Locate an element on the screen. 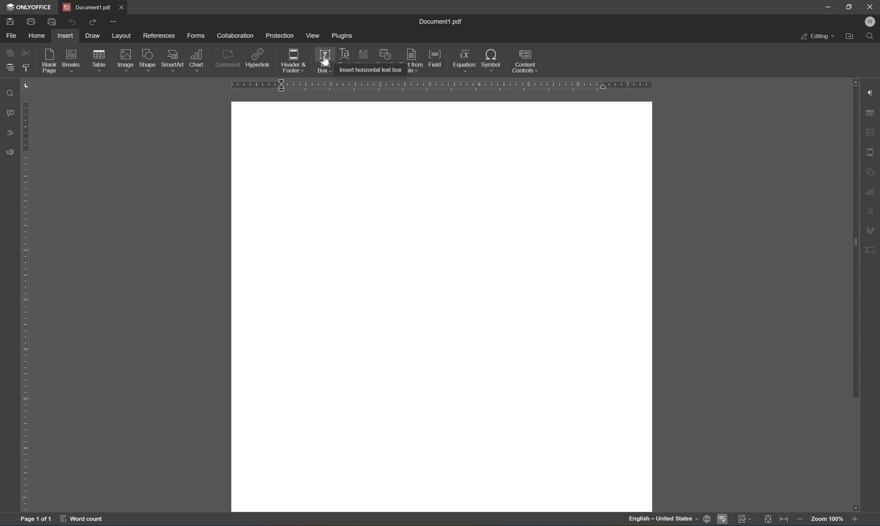 The height and width of the screenshot is (526, 880). chart is located at coordinates (197, 60).